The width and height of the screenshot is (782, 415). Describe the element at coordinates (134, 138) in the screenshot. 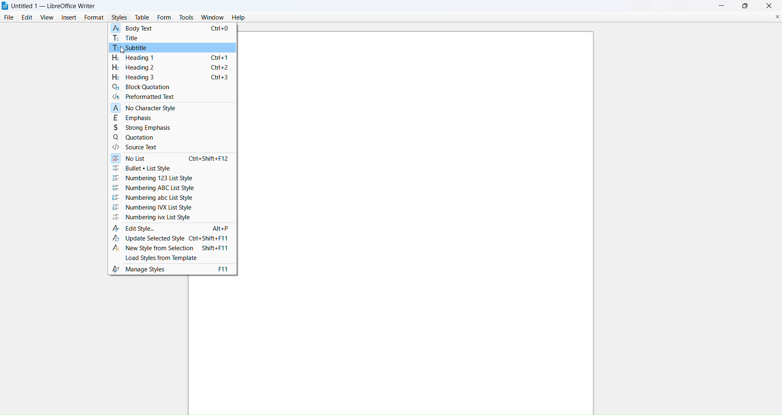

I see `quotation` at that location.